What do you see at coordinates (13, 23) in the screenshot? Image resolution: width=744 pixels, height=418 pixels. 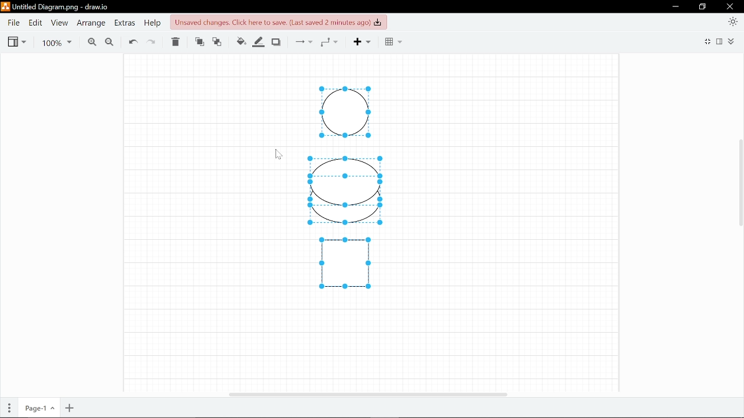 I see `File` at bounding box center [13, 23].